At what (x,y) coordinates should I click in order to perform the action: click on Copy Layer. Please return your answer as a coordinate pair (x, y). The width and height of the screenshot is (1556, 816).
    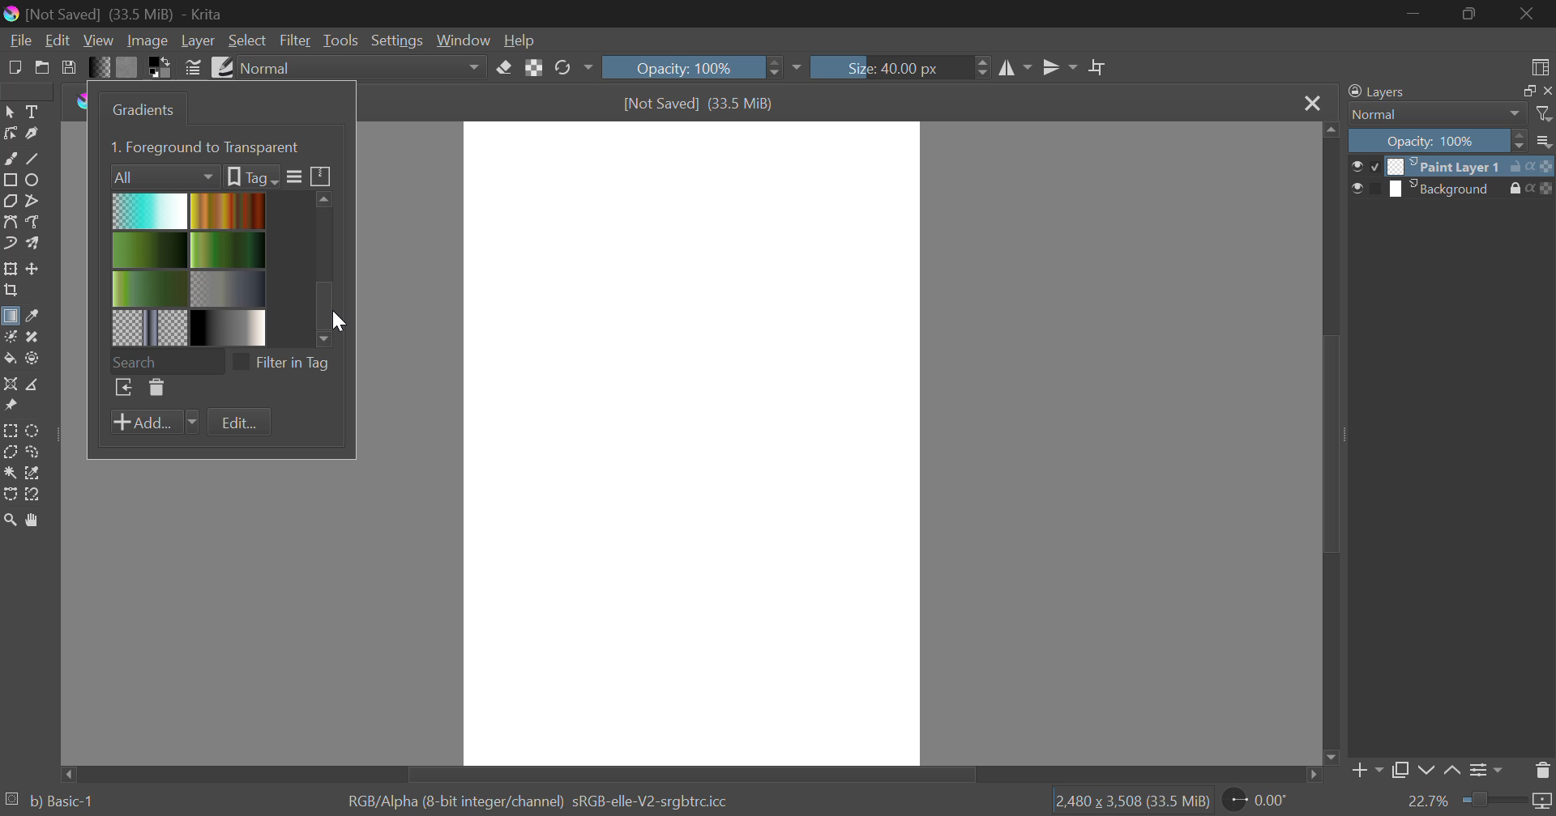
    Looking at the image, I should click on (1400, 773).